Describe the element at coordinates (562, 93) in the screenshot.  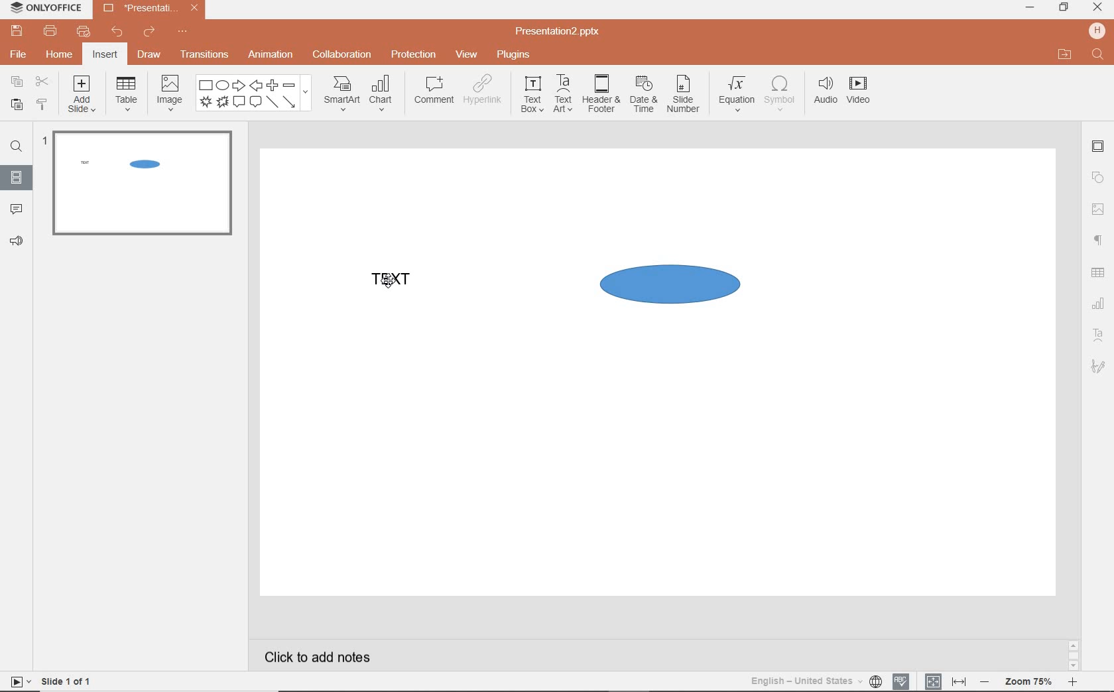
I see `textart` at that location.